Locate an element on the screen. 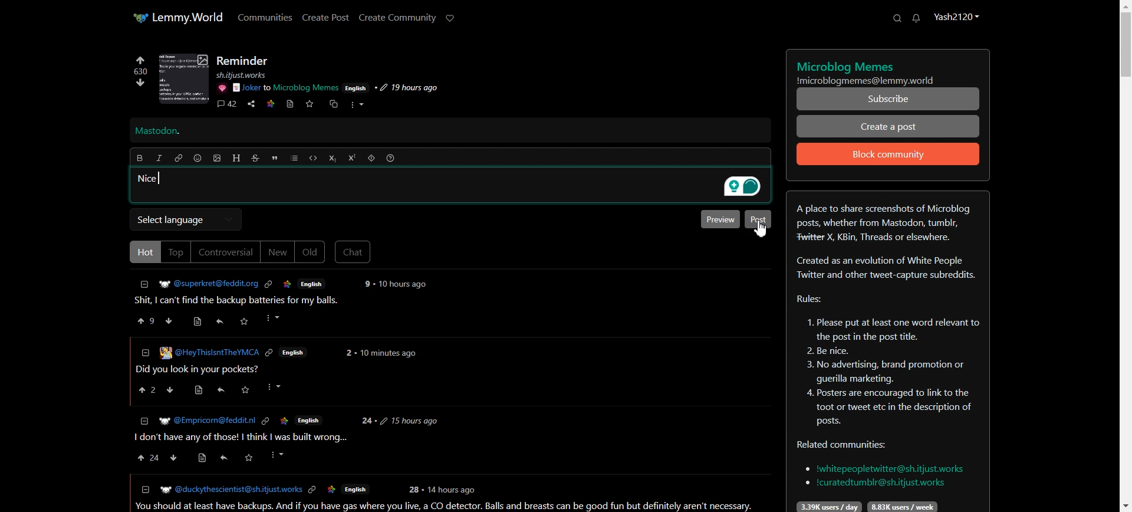  Down vote is located at coordinates (137, 84).